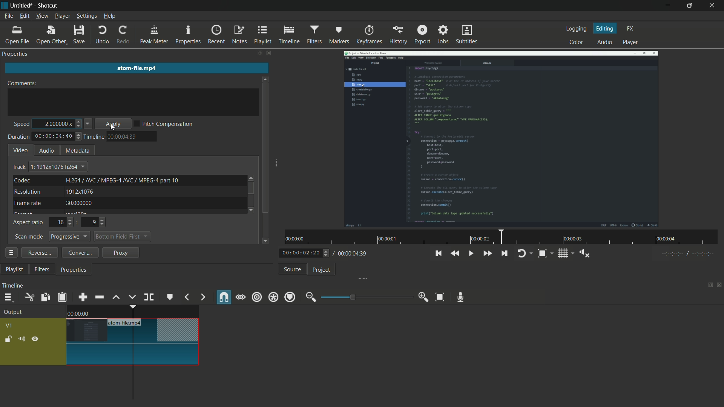  Describe the element at coordinates (18, 54) in the screenshot. I see `Properties` at that location.